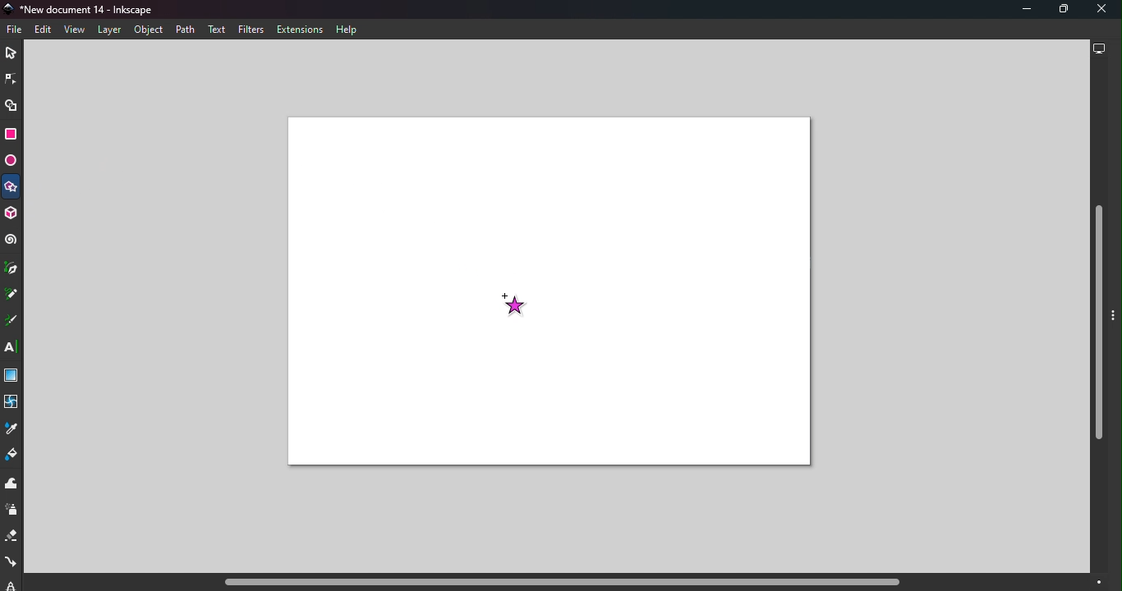 This screenshot has height=591, width=1122. What do you see at coordinates (550, 291) in the screenshot?
I see `Canvas` at bounding box center [550, 291].